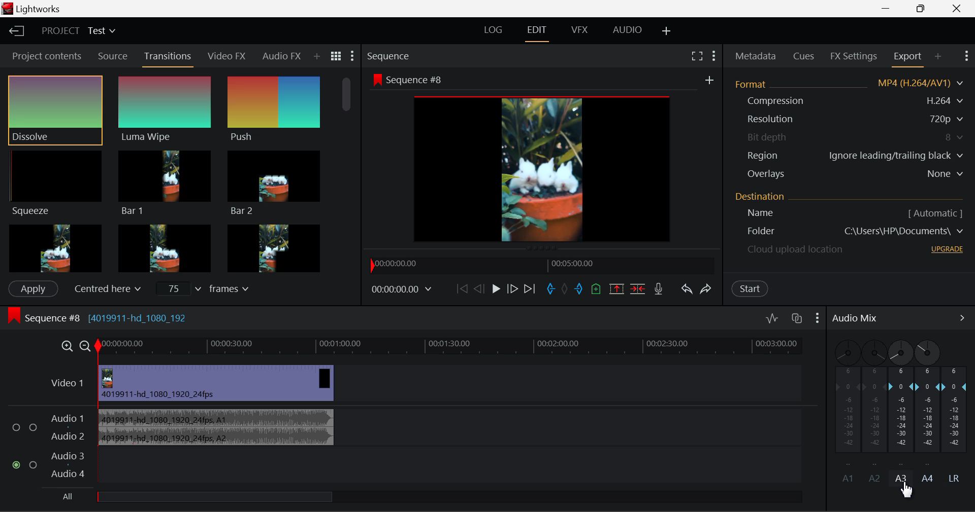 The image size is (975, 512). I want to click on Full Screen, so click(697, 56).